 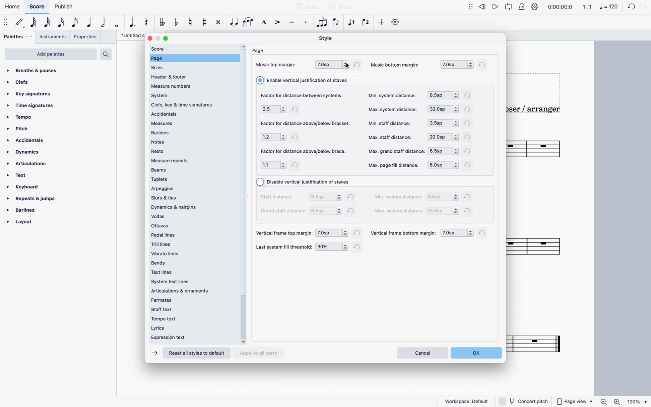 I want to click on min. system distance, so click(x=393, y=95).